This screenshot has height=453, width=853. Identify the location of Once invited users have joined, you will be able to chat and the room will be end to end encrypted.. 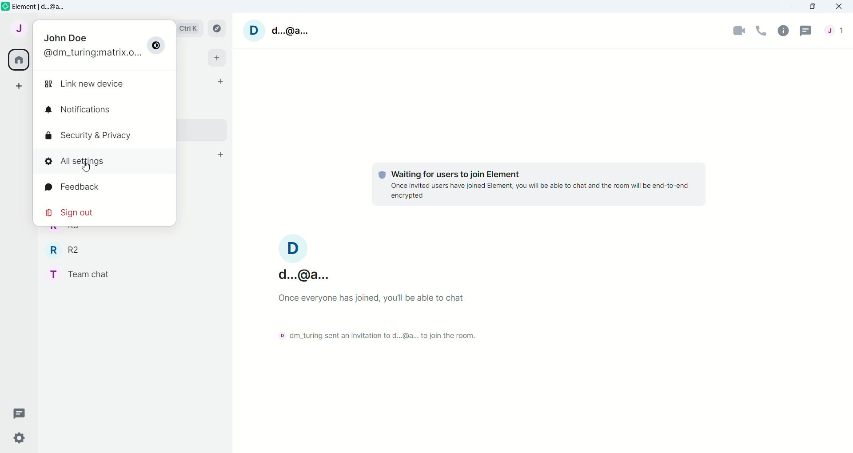
(542, 192).